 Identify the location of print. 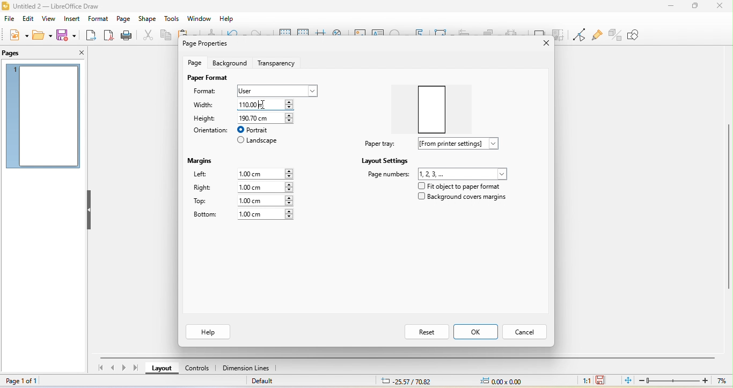
(126, 36).